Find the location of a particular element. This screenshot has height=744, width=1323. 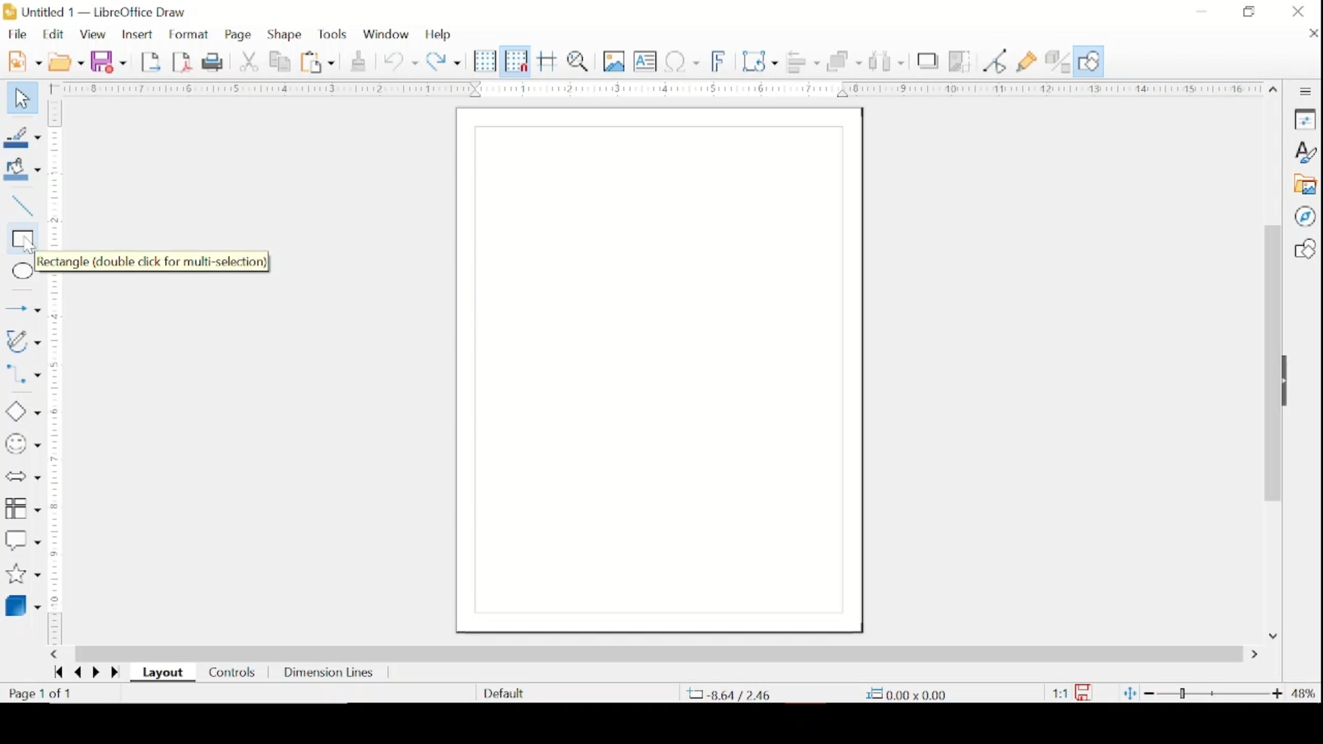

show draw functions is located at coordinates (1089, 61).